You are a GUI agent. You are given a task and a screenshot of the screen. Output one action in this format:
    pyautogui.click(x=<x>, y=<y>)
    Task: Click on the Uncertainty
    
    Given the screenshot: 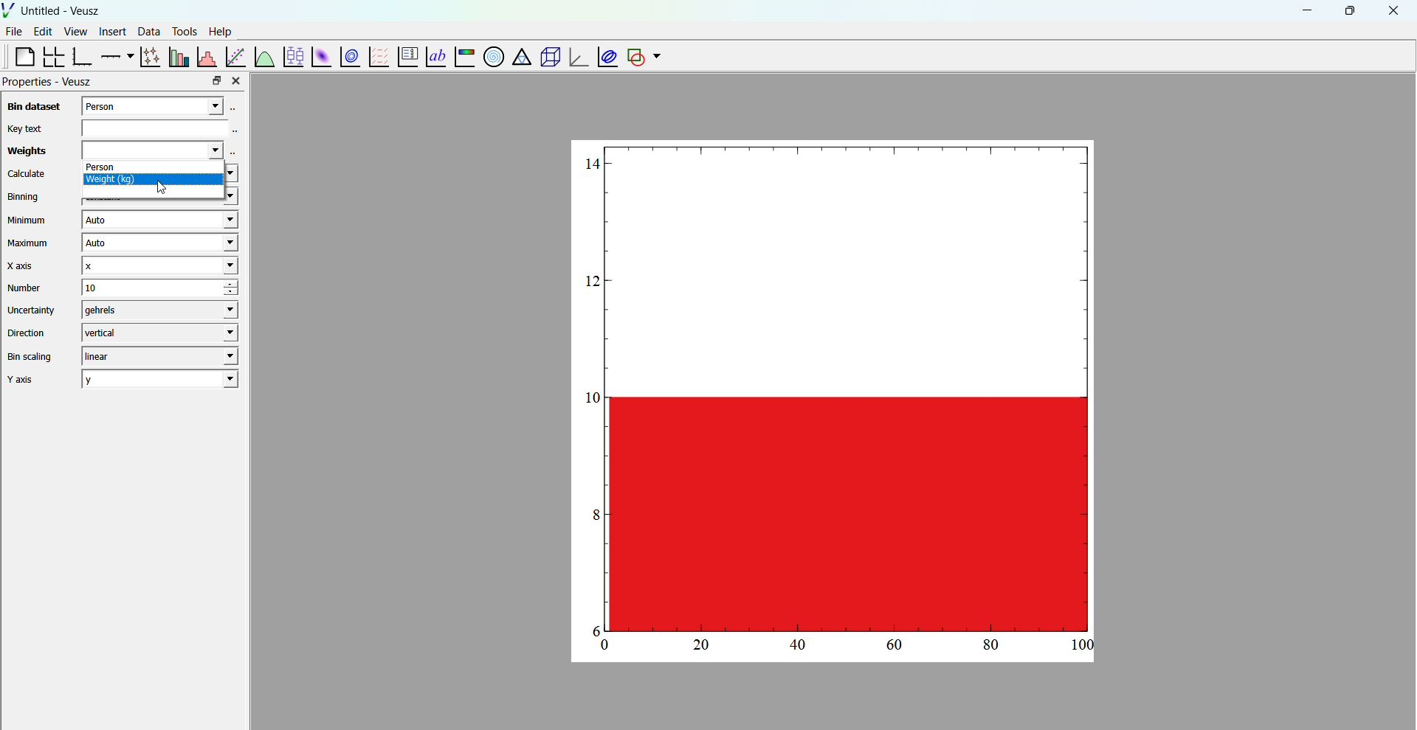 What is the action you would take?
    pyautogui.click(x=32, y=310)
    